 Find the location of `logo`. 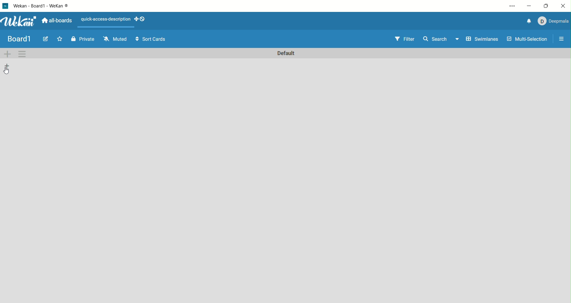

logo is located at coordinates (4, 7).